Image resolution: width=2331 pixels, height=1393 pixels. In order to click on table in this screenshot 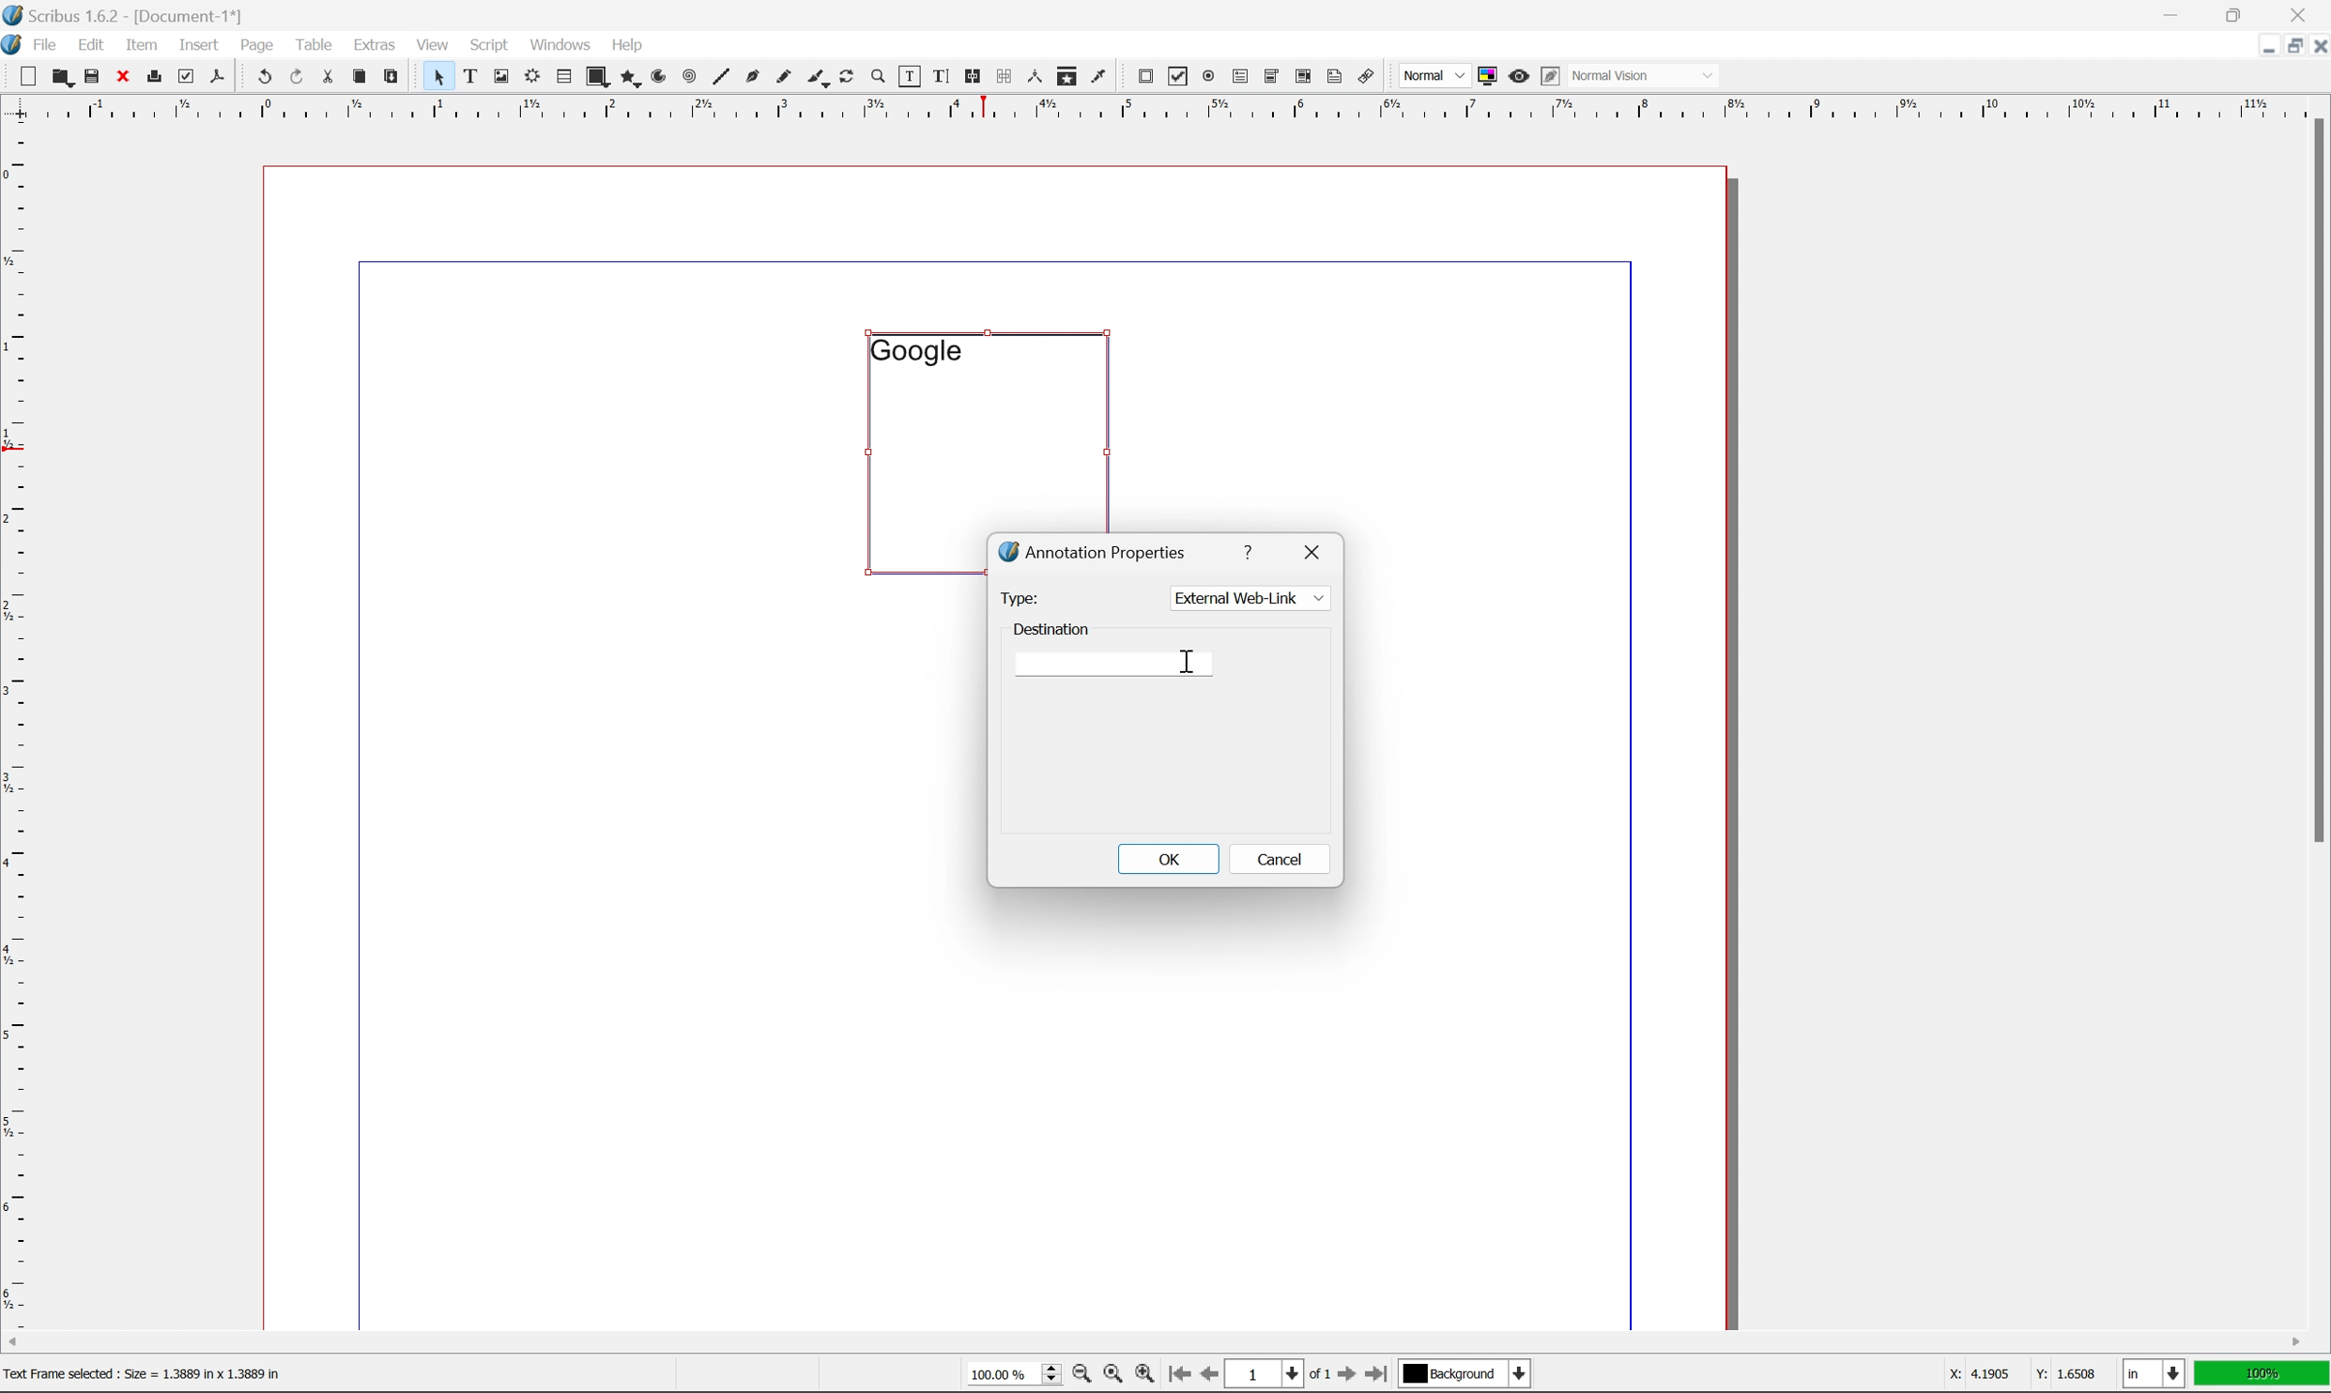, I will do `click(314, 43)`.